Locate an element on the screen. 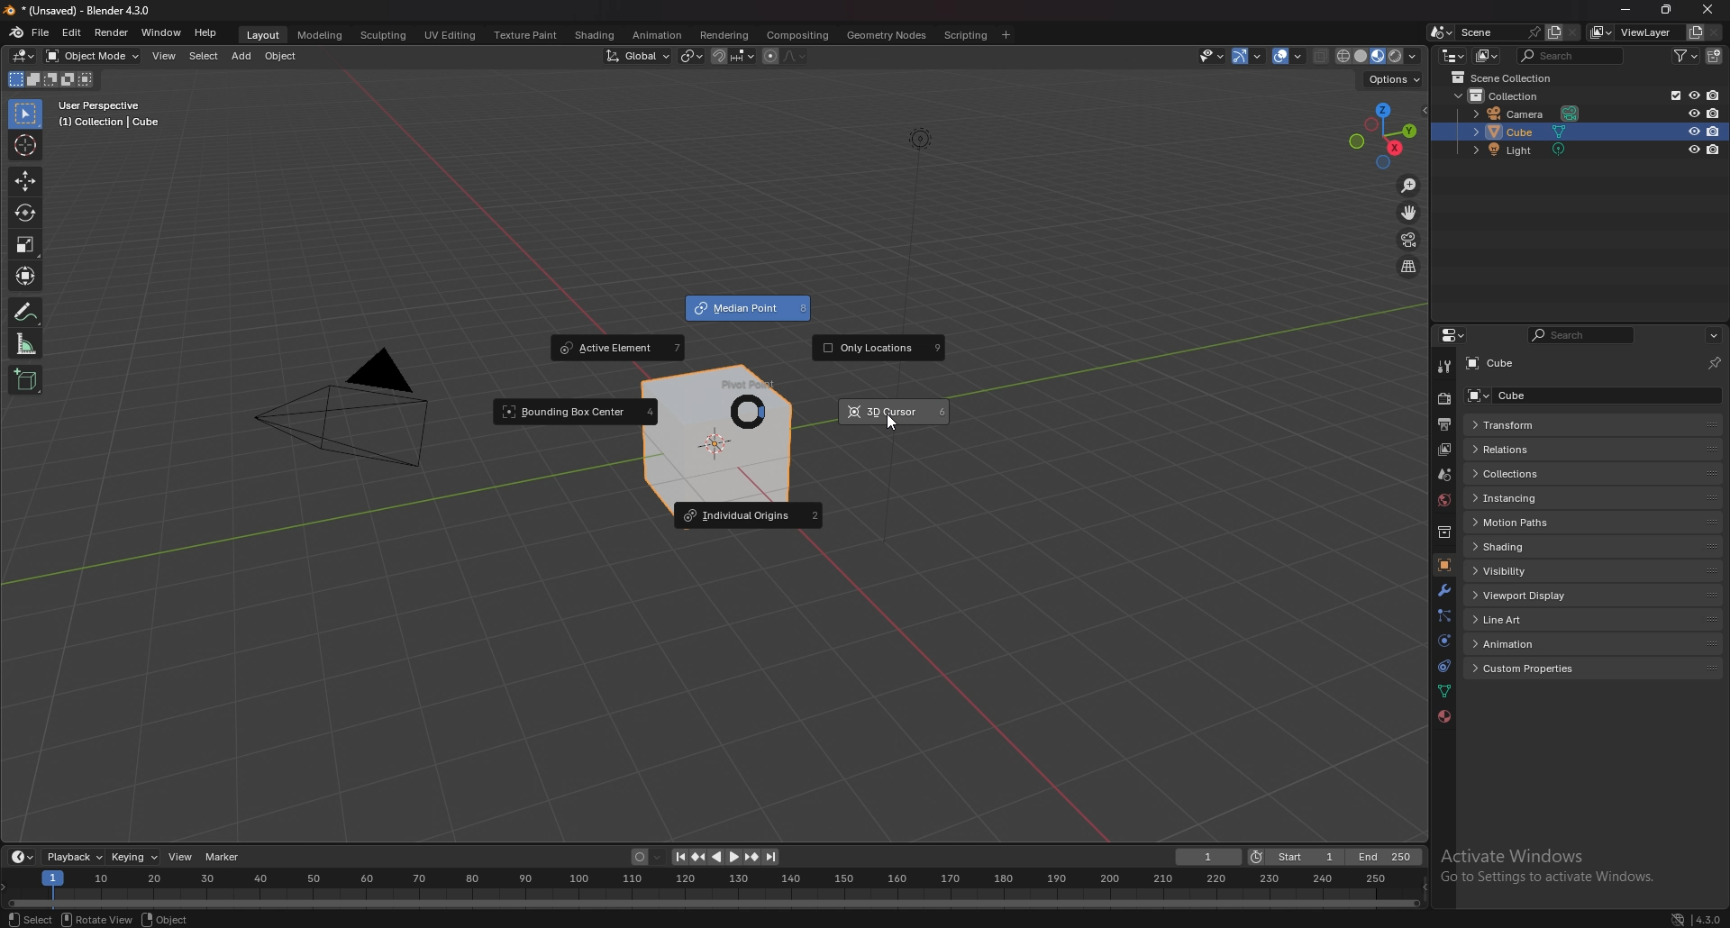 The image size is (1730, 928). disable in renders is located at coordinates (1716, 114).